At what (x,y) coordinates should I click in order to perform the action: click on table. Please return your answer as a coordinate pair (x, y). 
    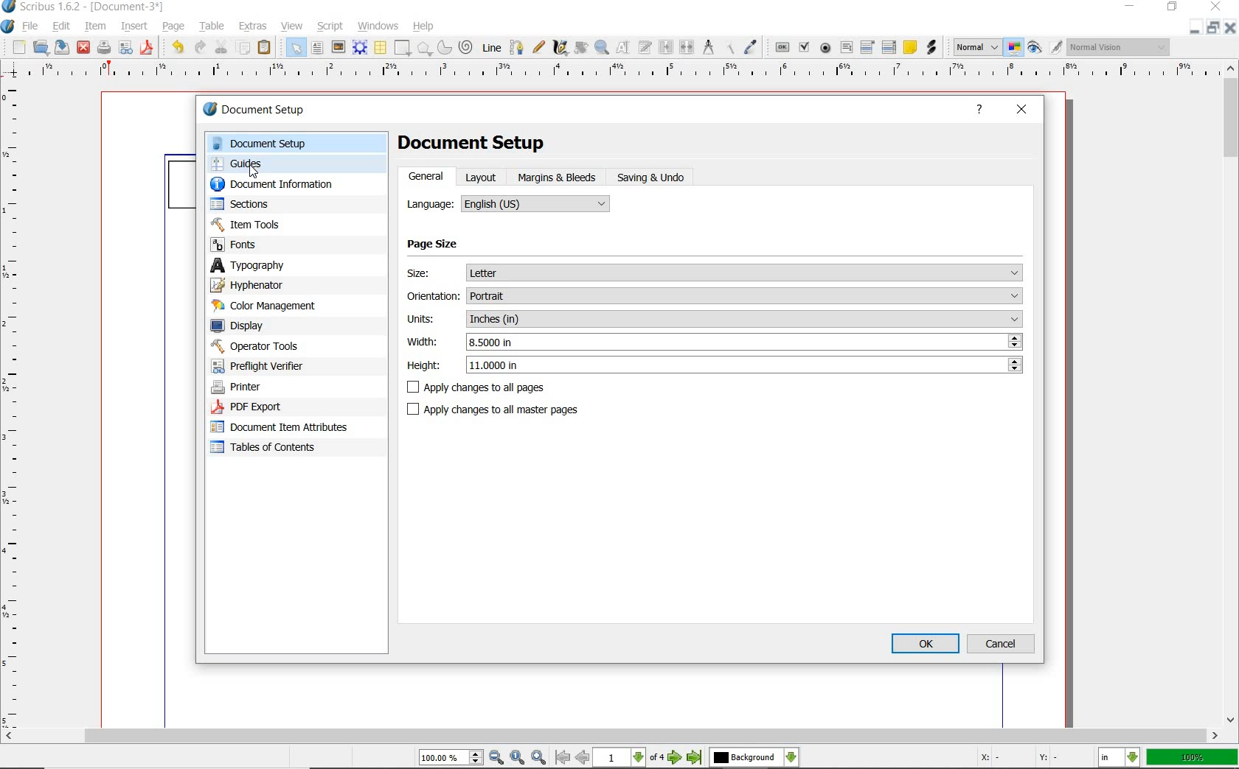
    Looking at the image, I should click on (210, 27).